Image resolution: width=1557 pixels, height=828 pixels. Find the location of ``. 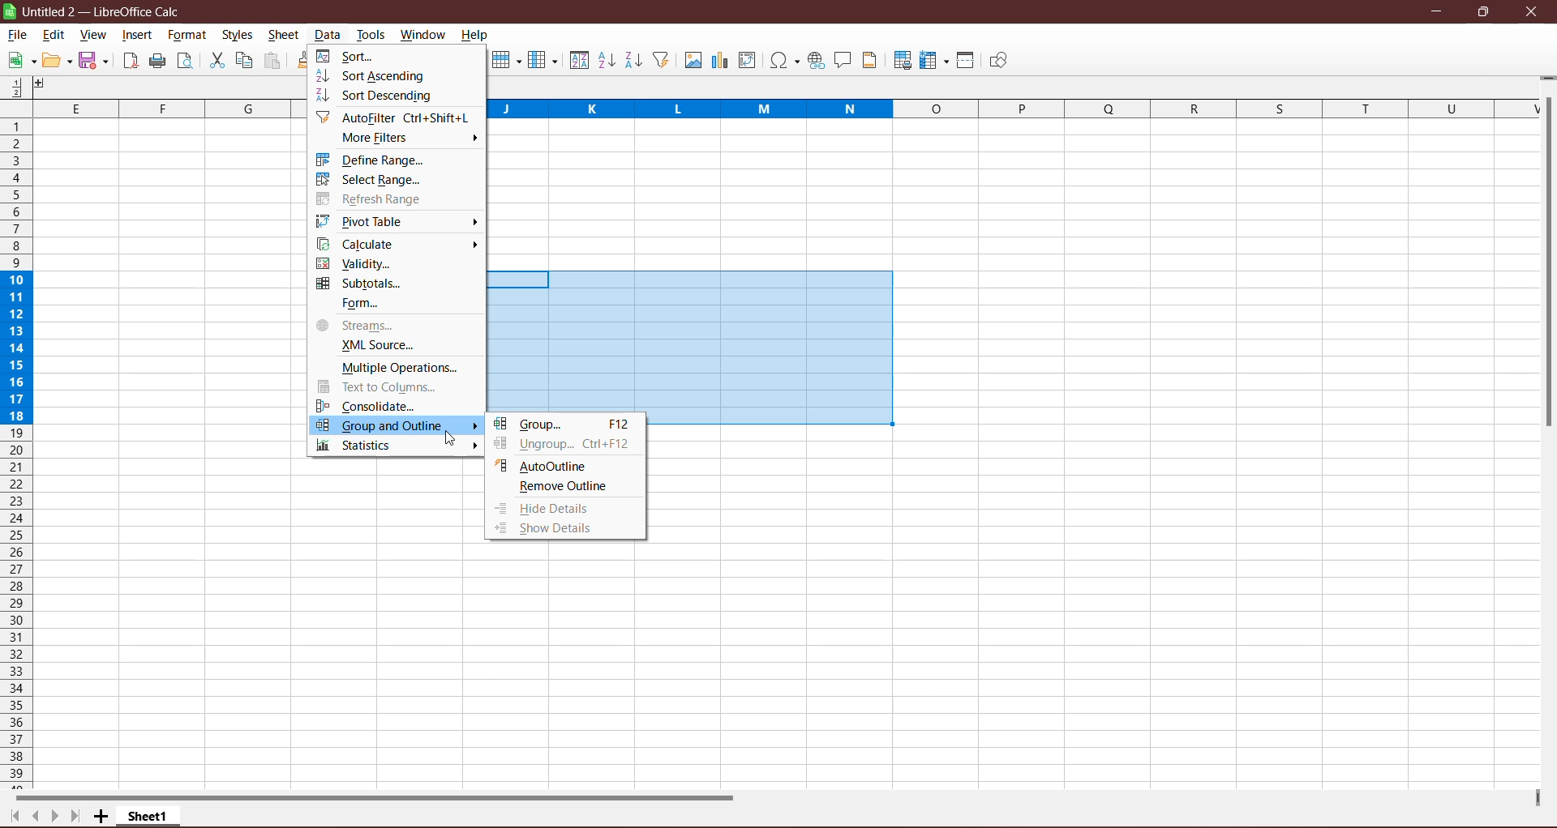

 is located at coordinates (46, 85).